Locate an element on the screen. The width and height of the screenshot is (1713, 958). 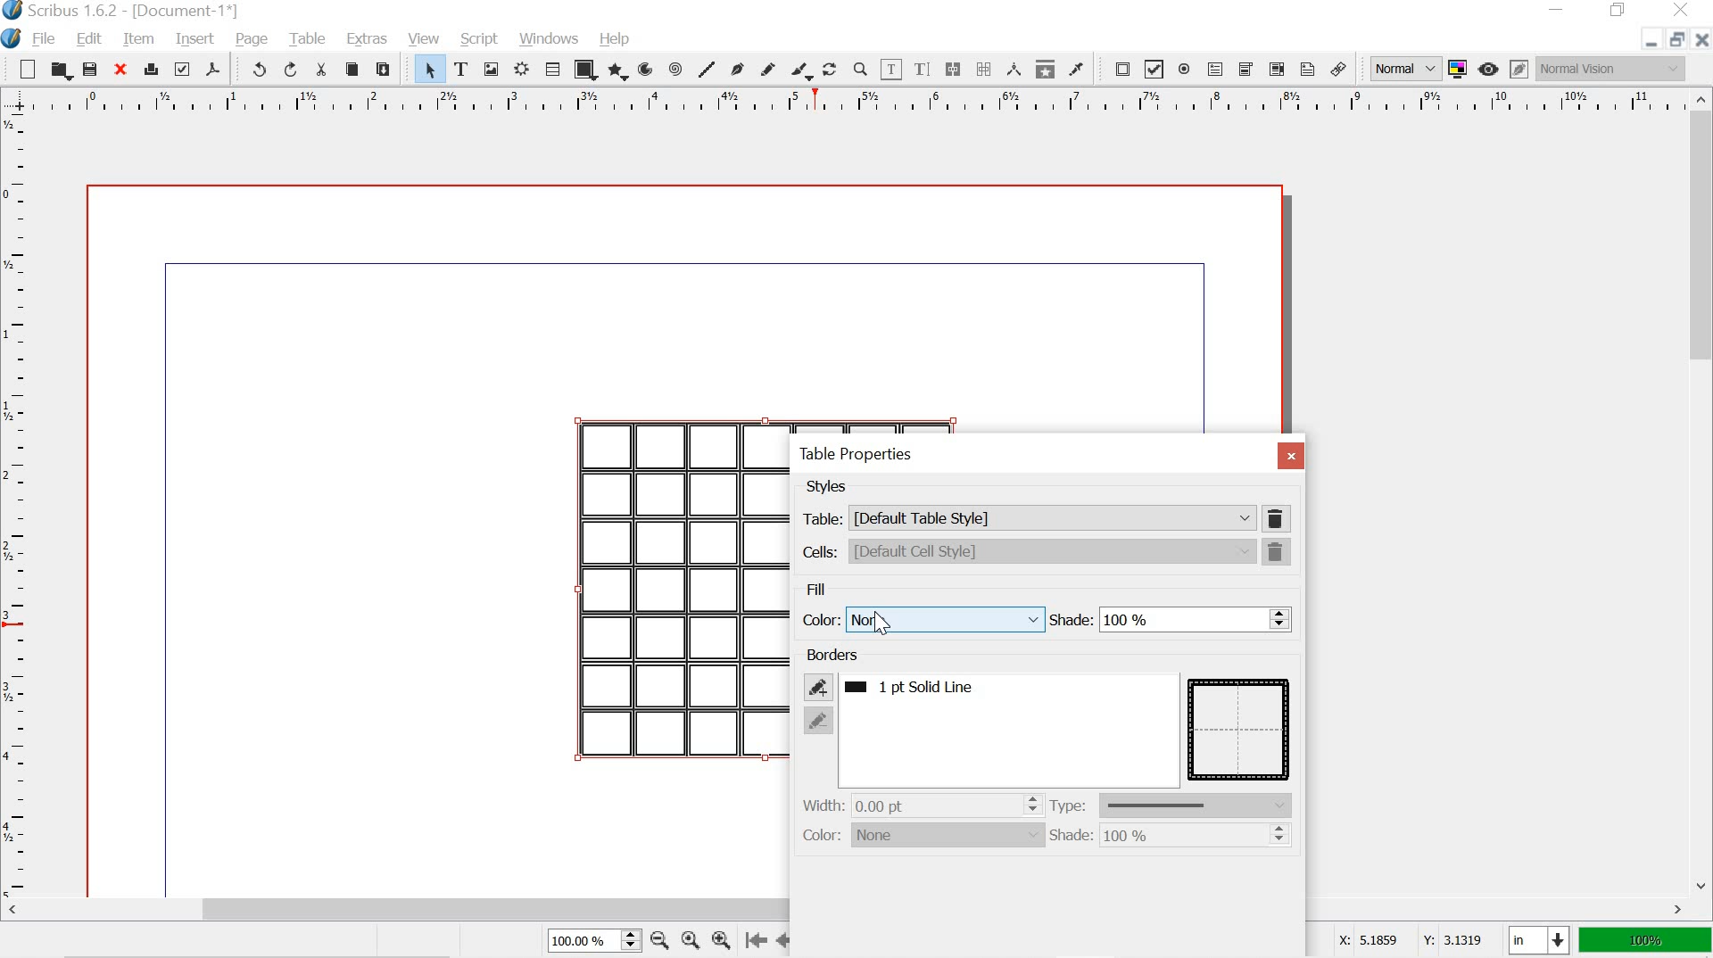
X: 5.1859 Y: 3.1319 is located at coordinates (1410, 942).